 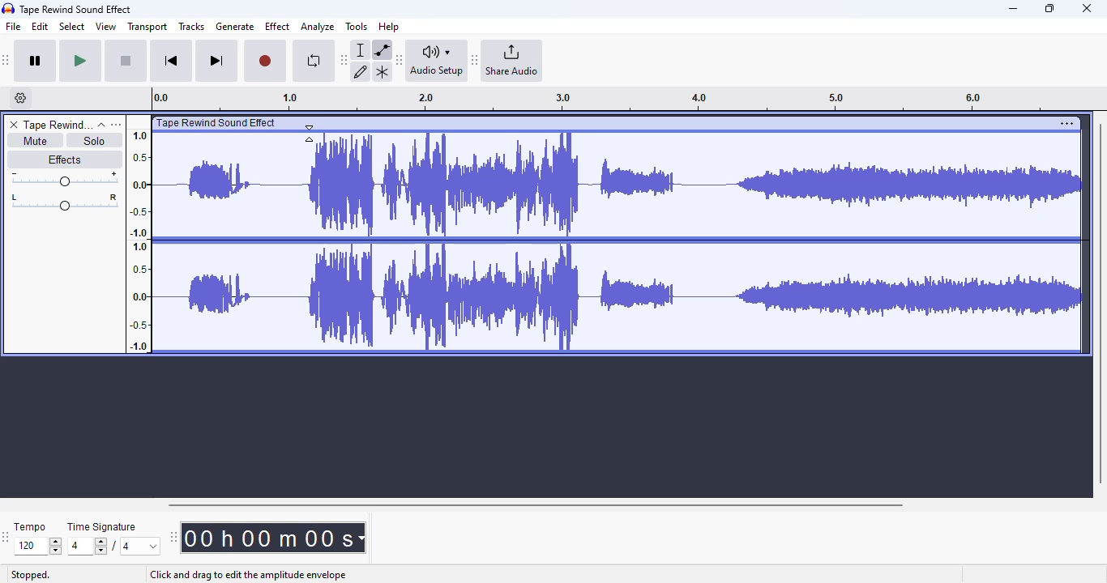 I want to click on Change volume, so click(x=64, y=179).